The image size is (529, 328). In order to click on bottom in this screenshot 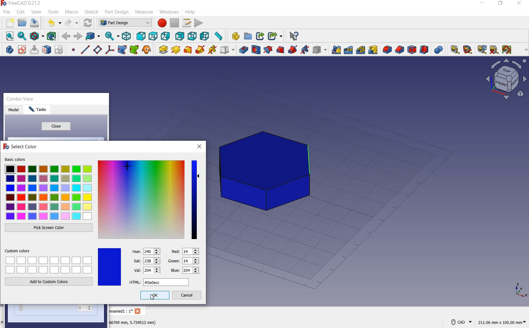, I will do `click(193, 36)`.